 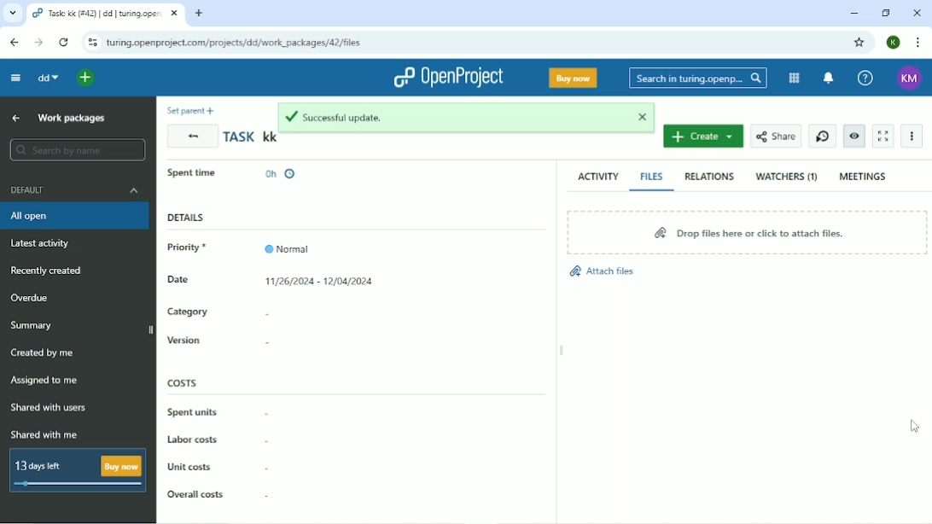 What do you see at coordinates (91, 43) in the screenshot?
I see `View site information` at bounding box center [91, 43].